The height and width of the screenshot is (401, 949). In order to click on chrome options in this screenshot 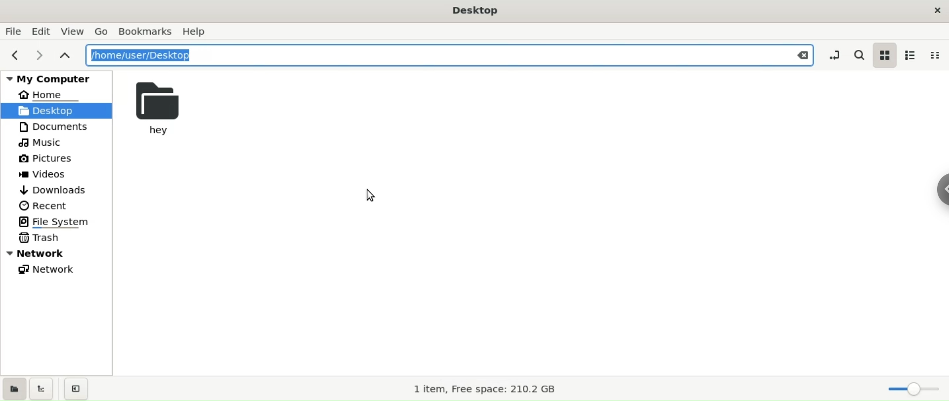, I will do `click(938, 192)`.